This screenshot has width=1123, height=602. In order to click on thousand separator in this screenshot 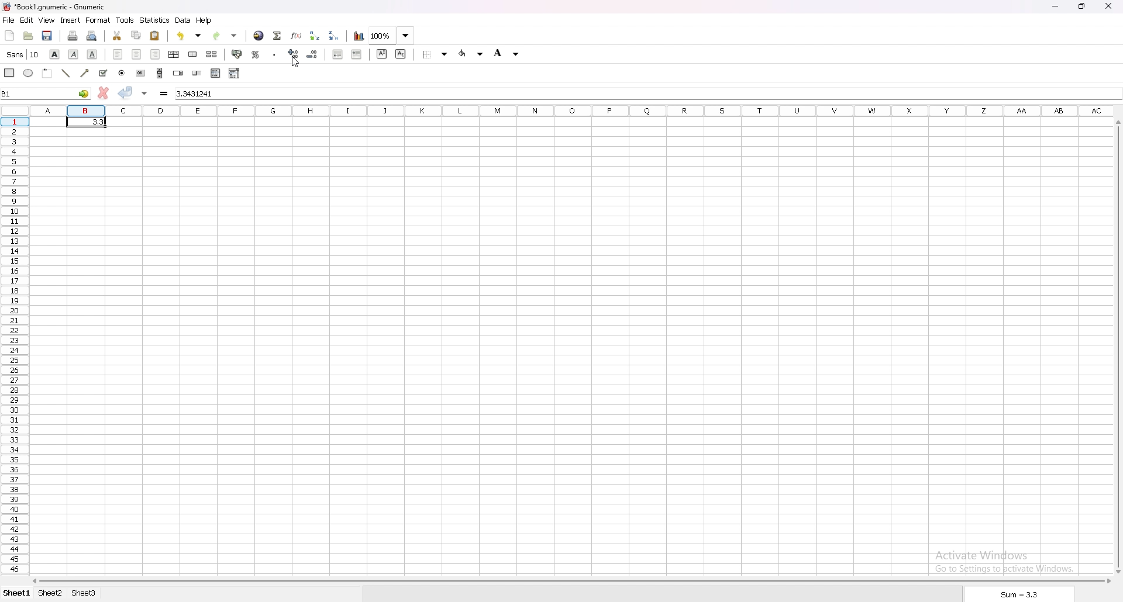, I will do `click(273, 54)`.